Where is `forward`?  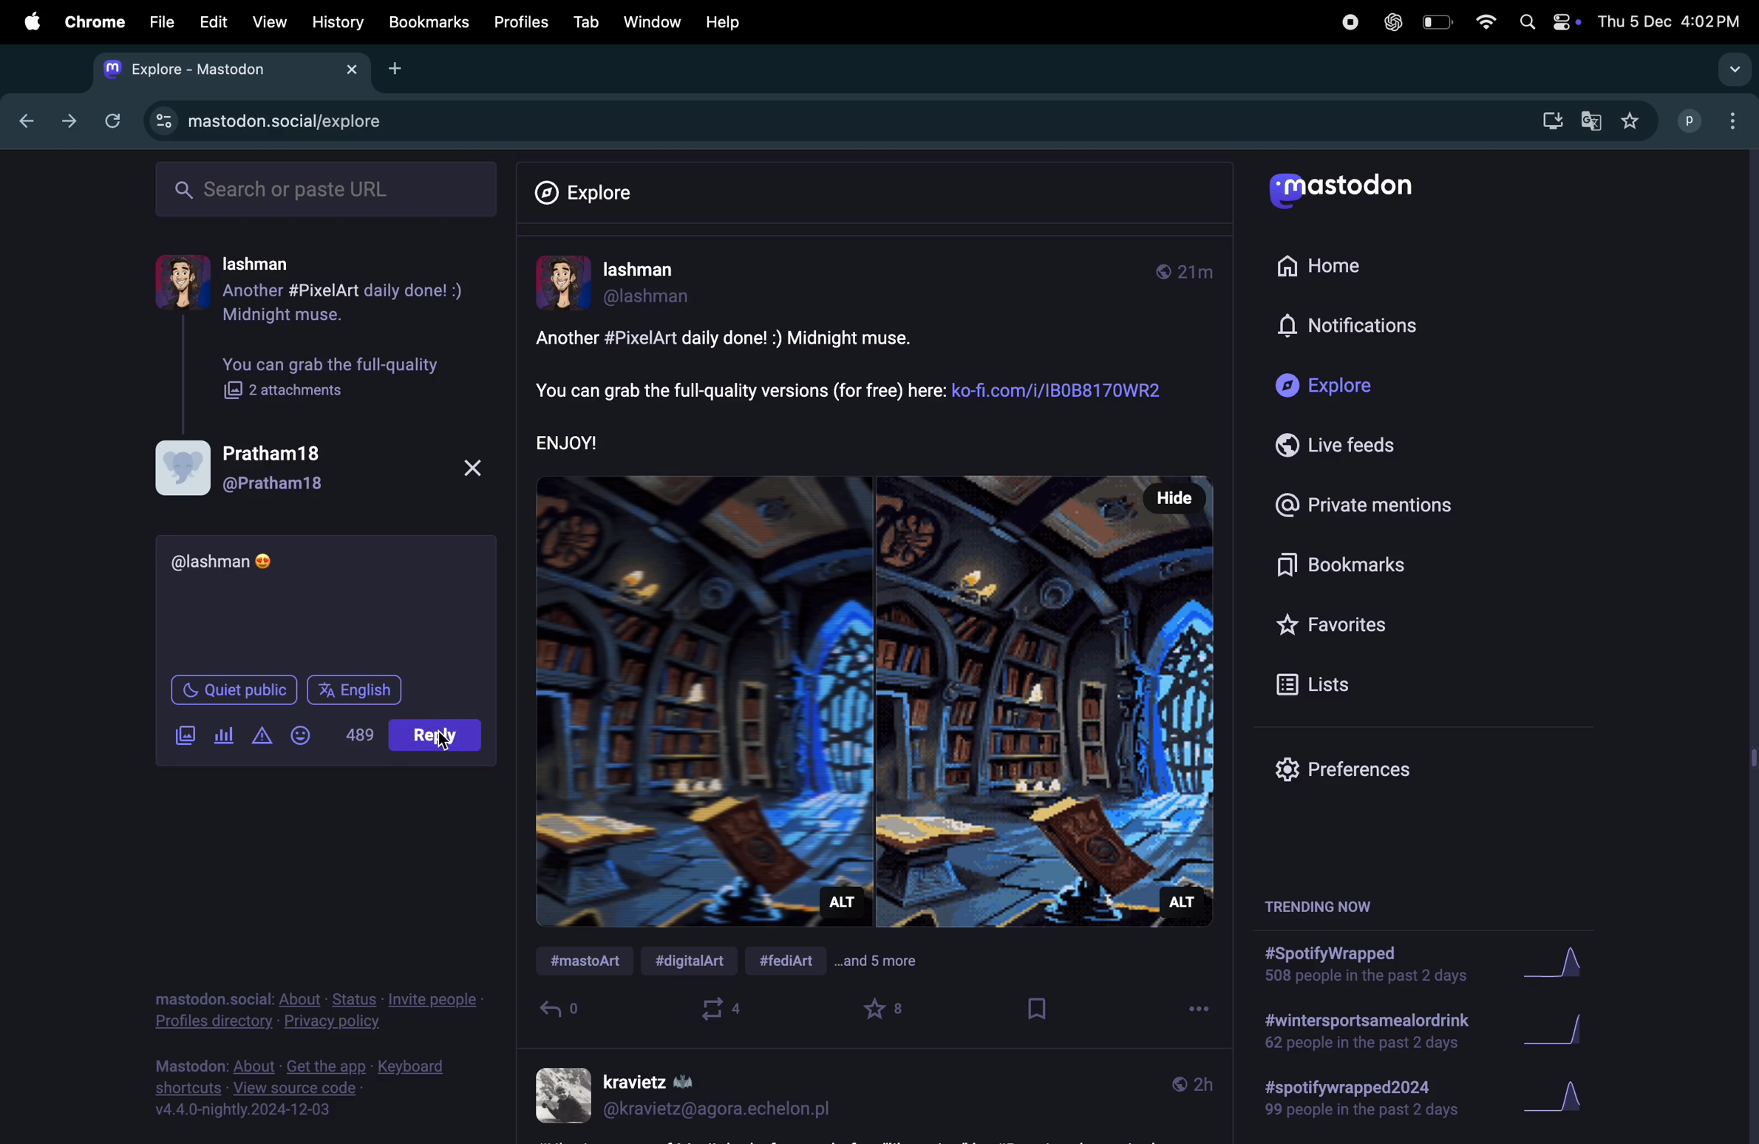 forward is located at coordinates (67, 121).